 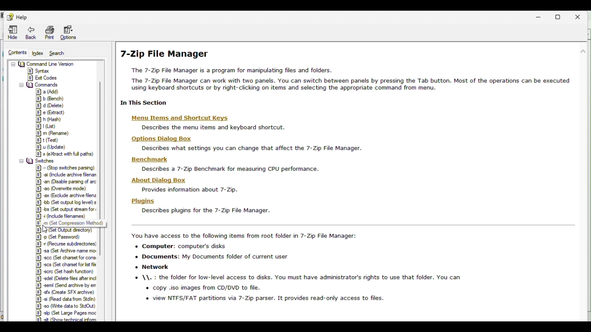 What do you see at coordinates (159, 139) in the screenshot?
I see `options dialog box` at bounding box center [159, 139].